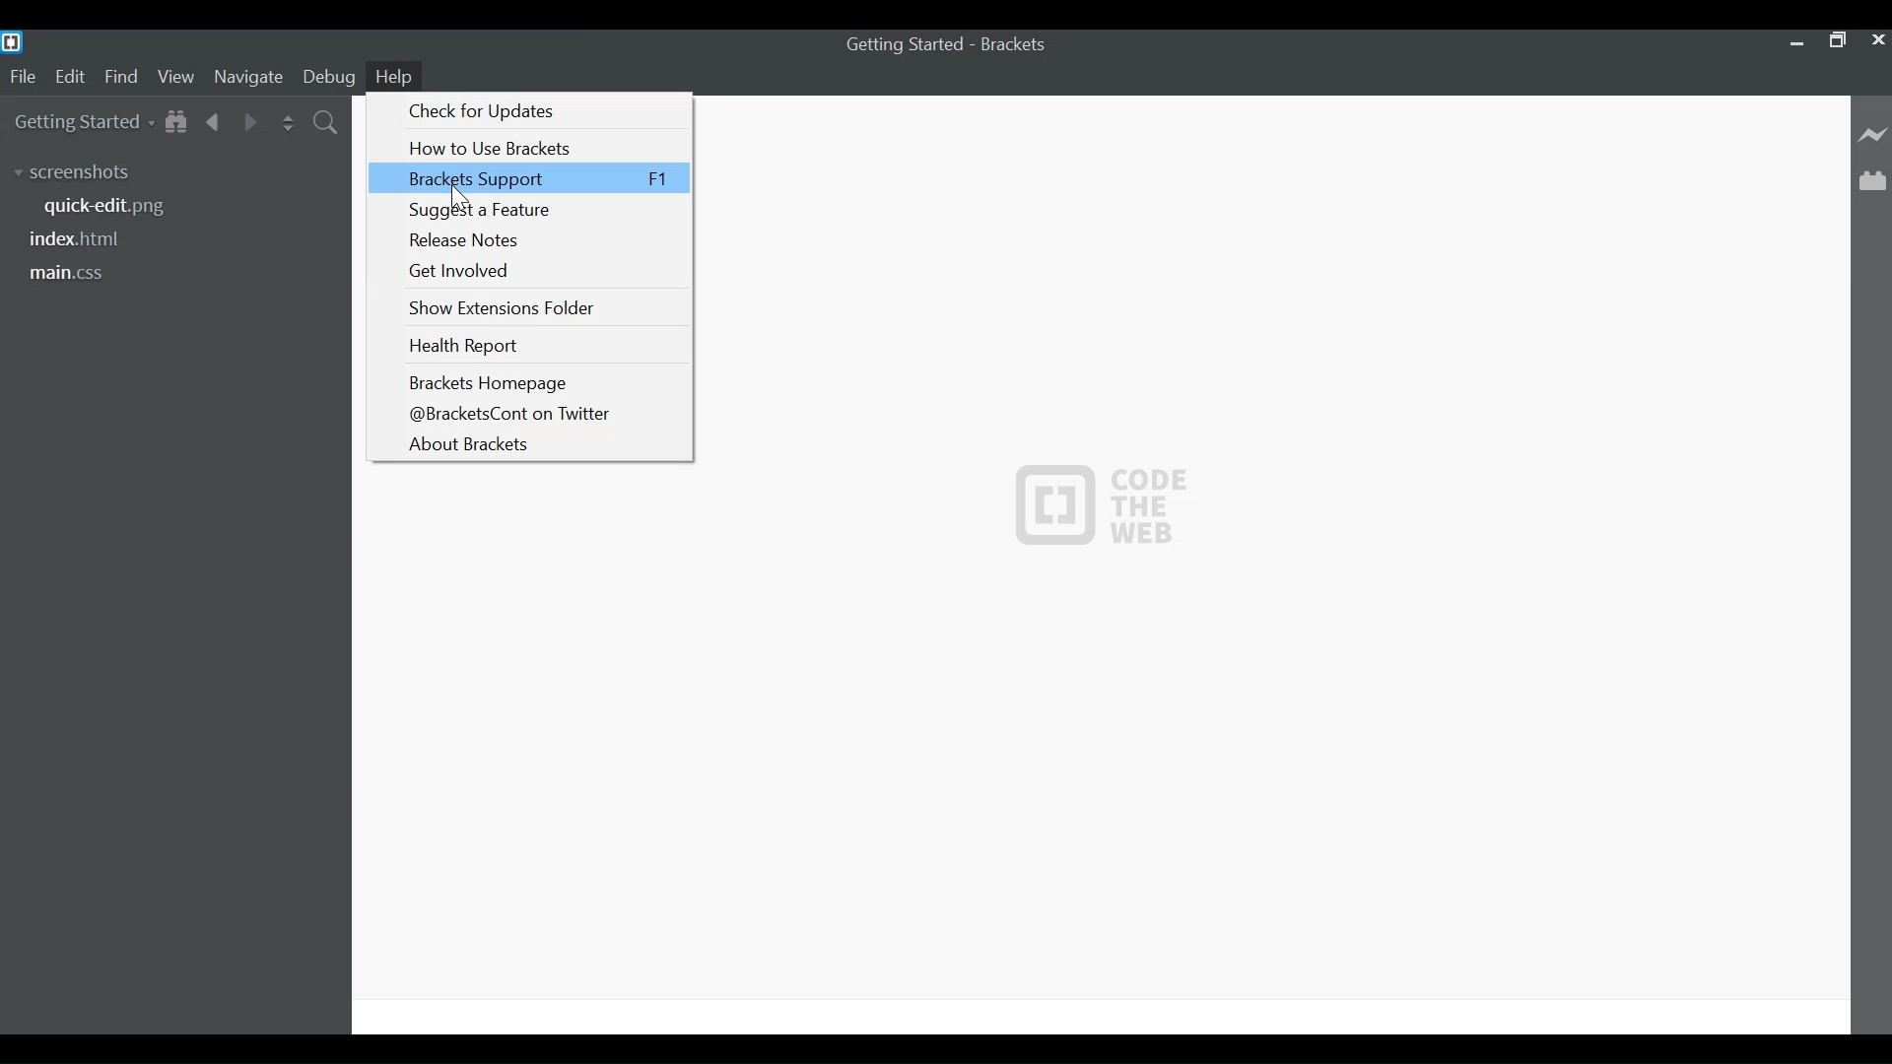  Describe the element at coordinates (542, 240) in the screenshot. I see `Release Notes` at that location.